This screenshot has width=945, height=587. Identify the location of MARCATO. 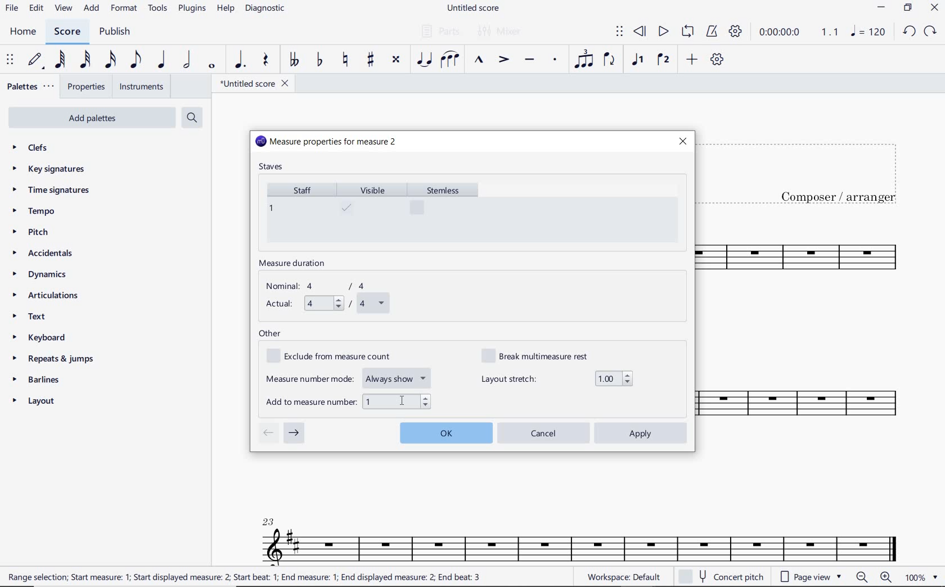
(478, 61).